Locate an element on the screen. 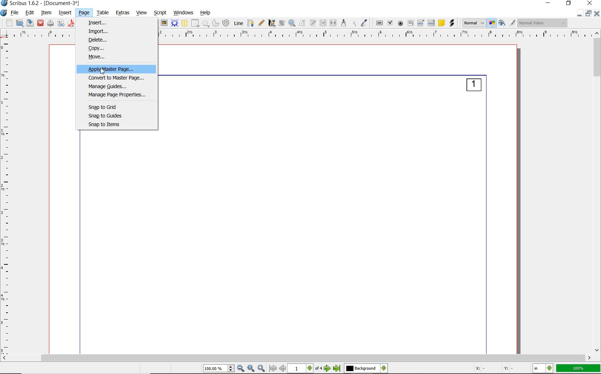 This screenshot has width=601, height=374. move is located at coordinates (117, 57).